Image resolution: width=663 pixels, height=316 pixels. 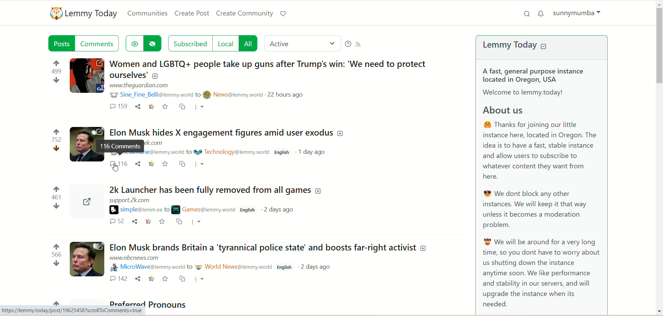 What do you see at coordinates (659, 158) in the screenshot?
I see `vertical scroll bar` at bounding box center [659, 158].